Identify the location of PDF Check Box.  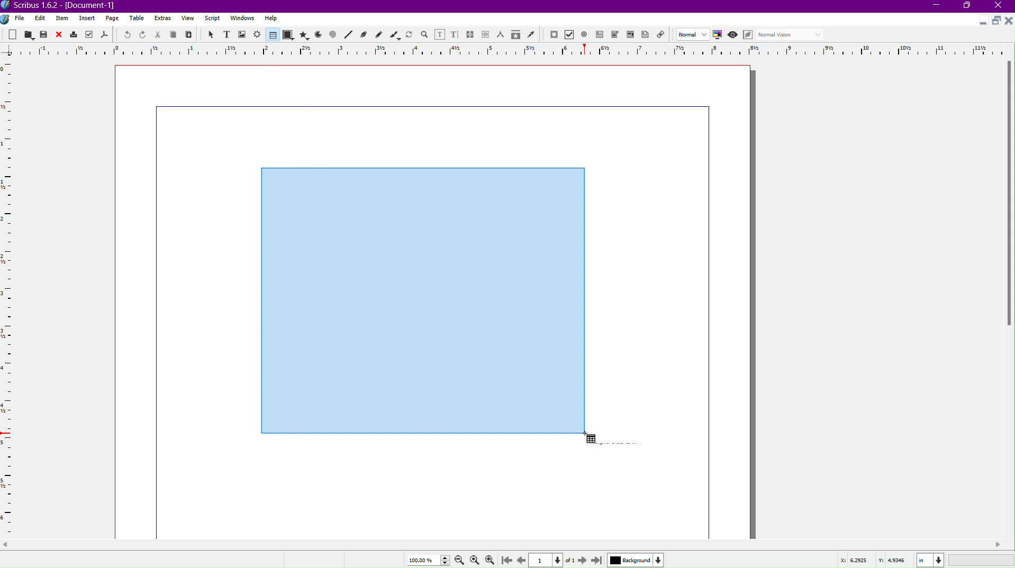
(571, 35).